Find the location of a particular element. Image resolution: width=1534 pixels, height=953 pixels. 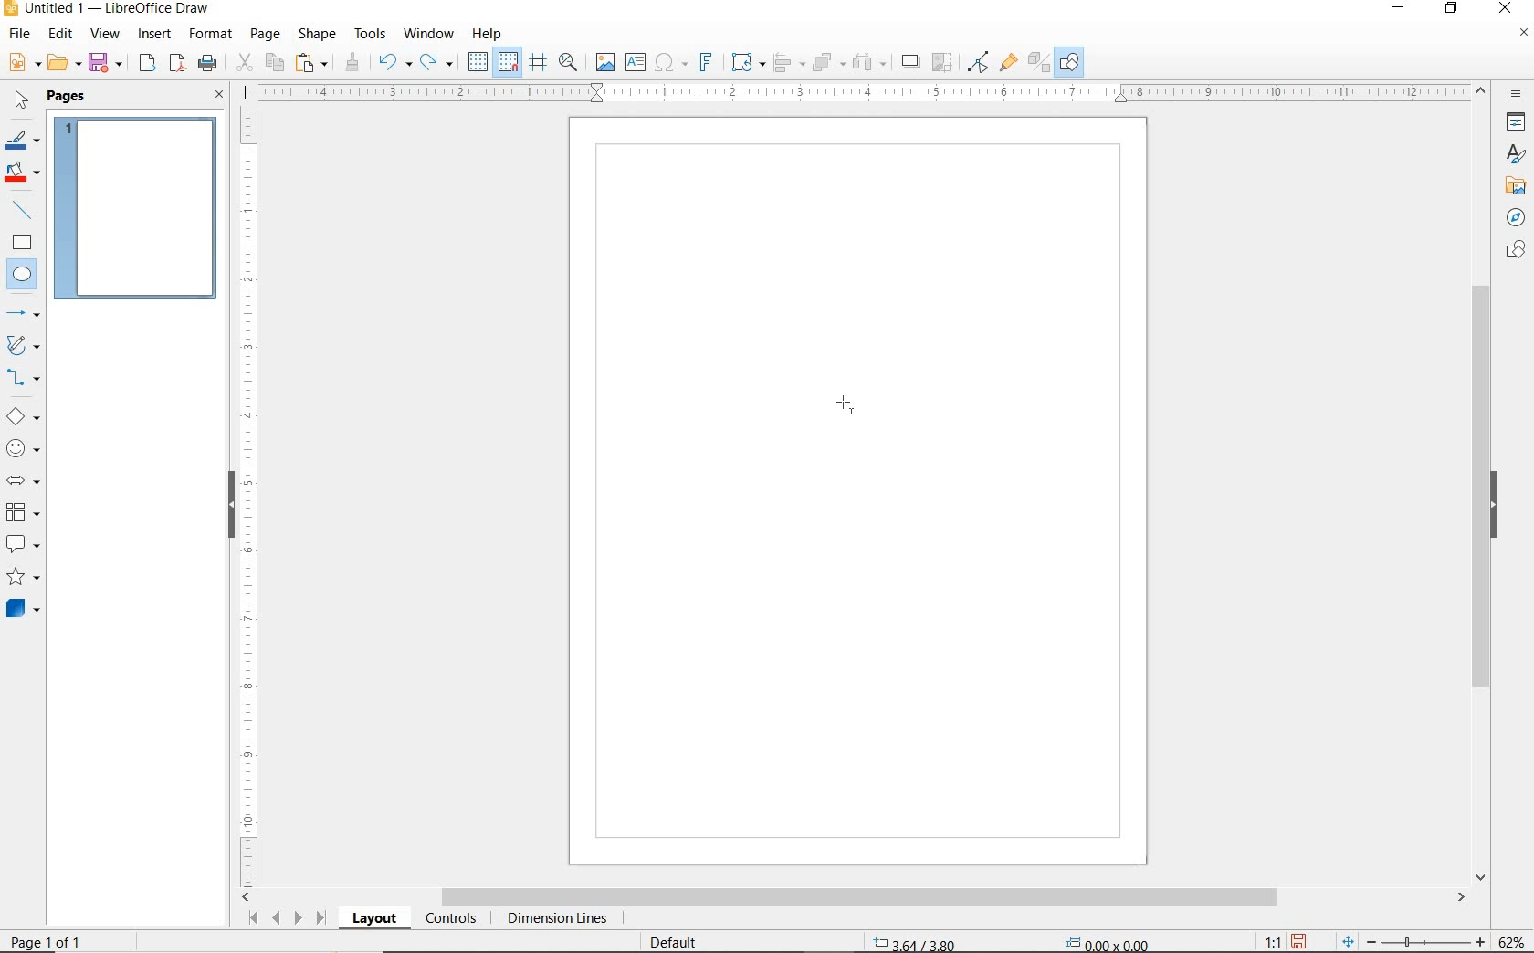

INSERT TEXT BOX is located at coordinates (636, 63).